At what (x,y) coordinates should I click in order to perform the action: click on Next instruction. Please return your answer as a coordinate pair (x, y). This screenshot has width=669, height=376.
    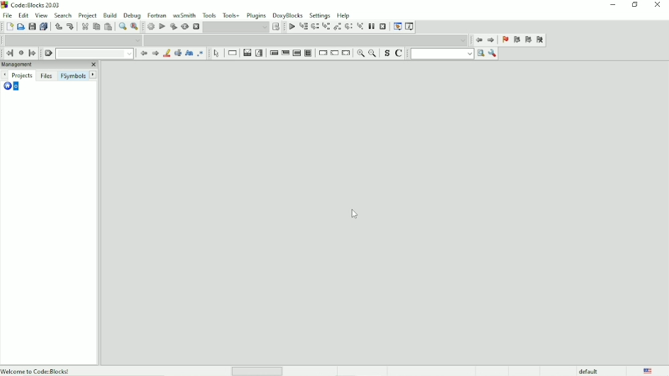
    Looking at the image, I should click on (349, 27).